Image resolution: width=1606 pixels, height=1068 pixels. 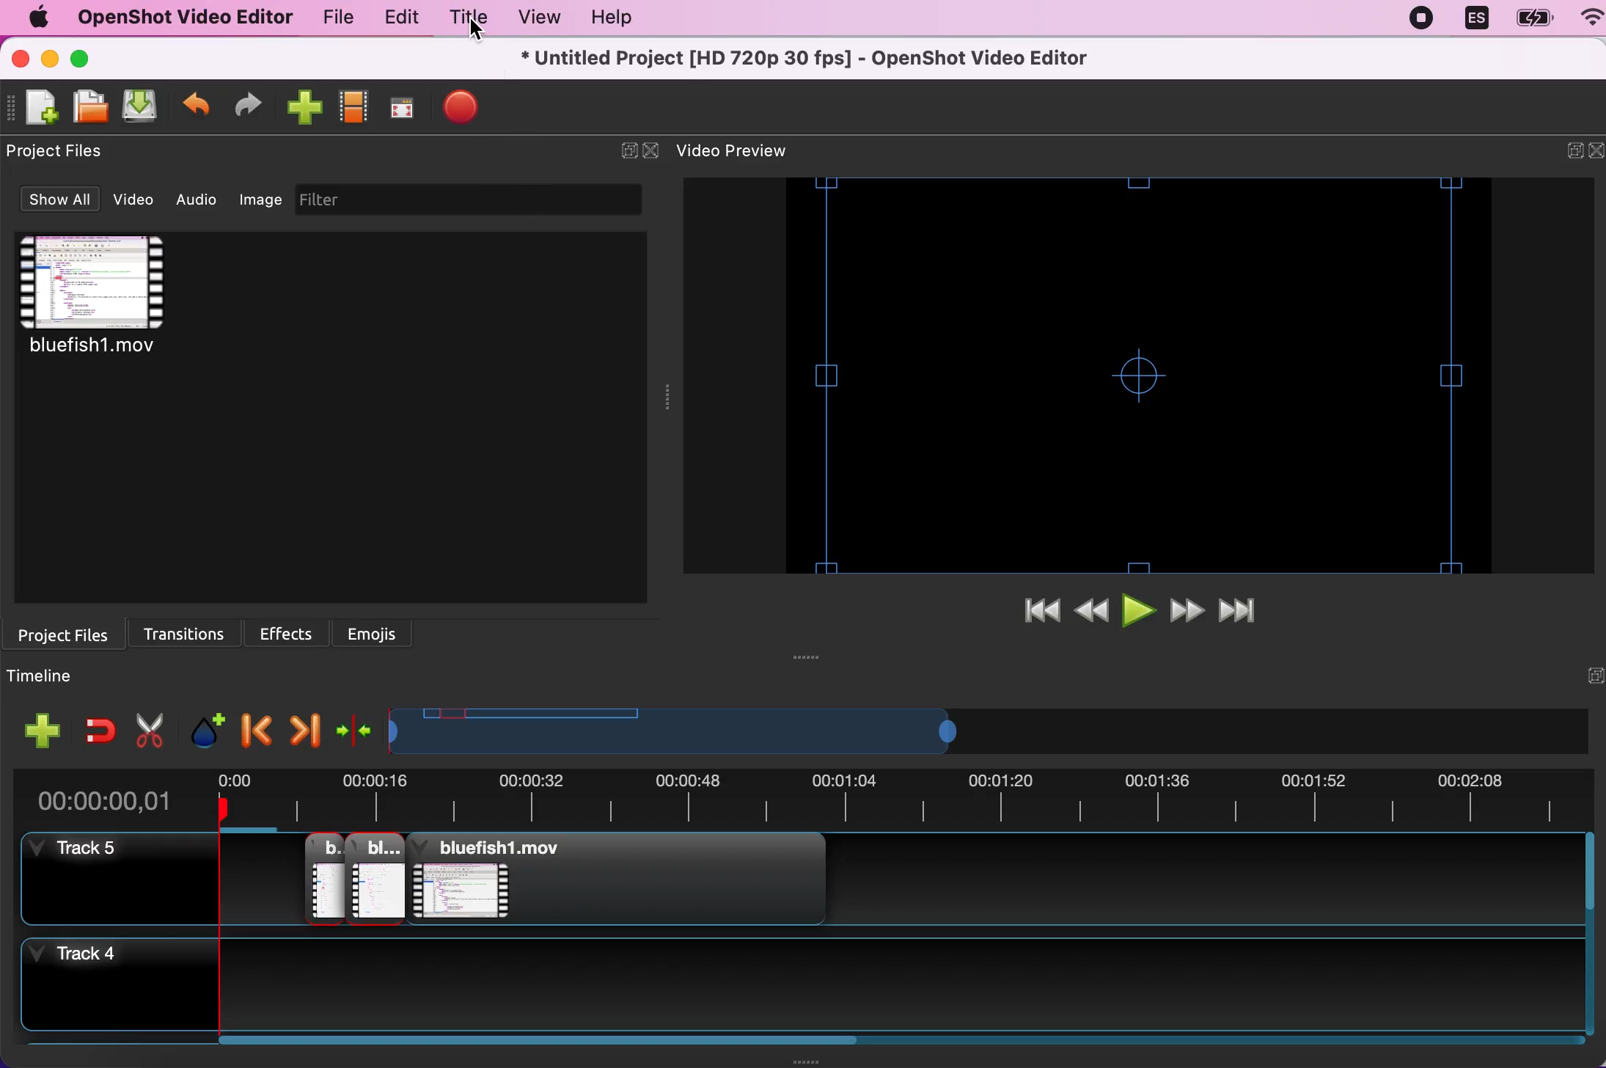 What do you see at coordinates (397, 18) in the screenshot?
I see `edit` at bounding box center [397, 18].